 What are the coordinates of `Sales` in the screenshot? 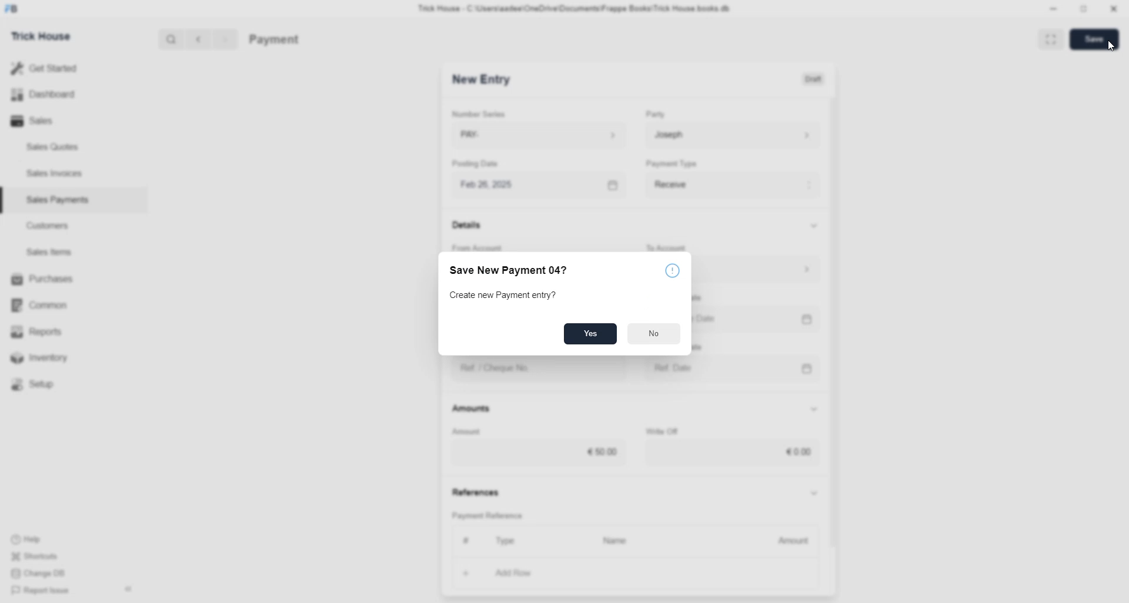 It's located at (35, 121).